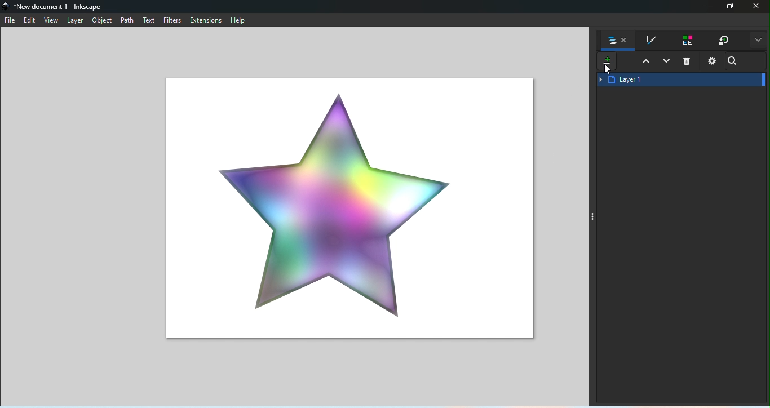 Image resolution: width=770 pixels, height=408 pixels. Describe the element at coordinates (174, 21) in the screenshot. I see `Filters` at that location.